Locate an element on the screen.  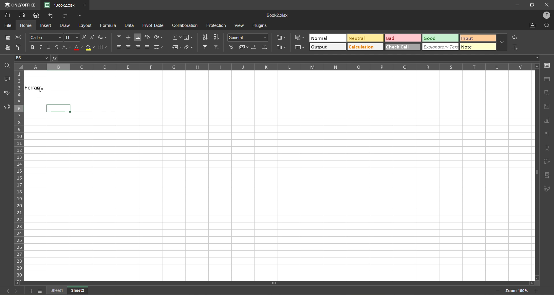
increase decimal is located at coordinates (265, 47).